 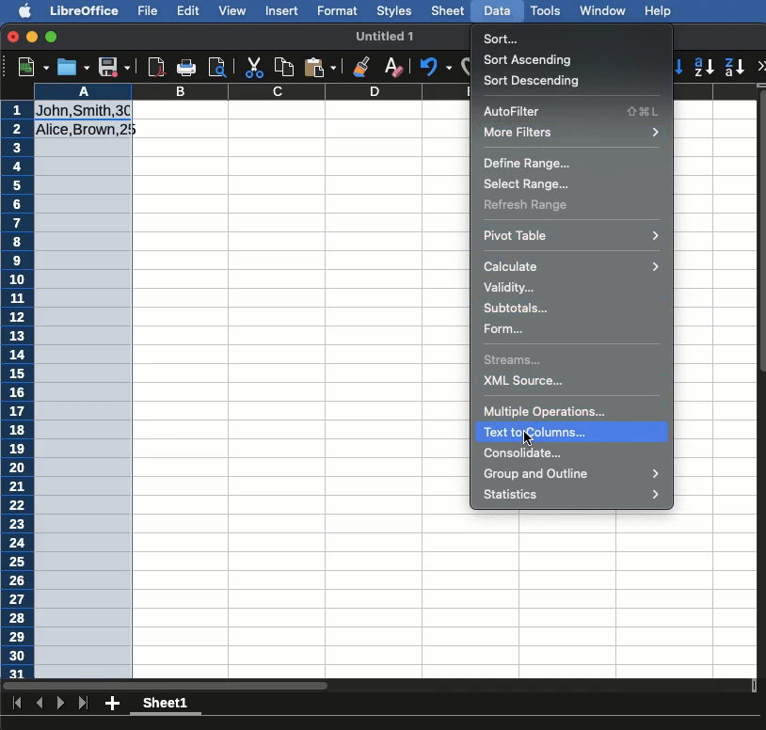 What do you see at coordinates (111, 704) in the screenshot?
I see `Add new sheet` at bounding box center [111, 704].